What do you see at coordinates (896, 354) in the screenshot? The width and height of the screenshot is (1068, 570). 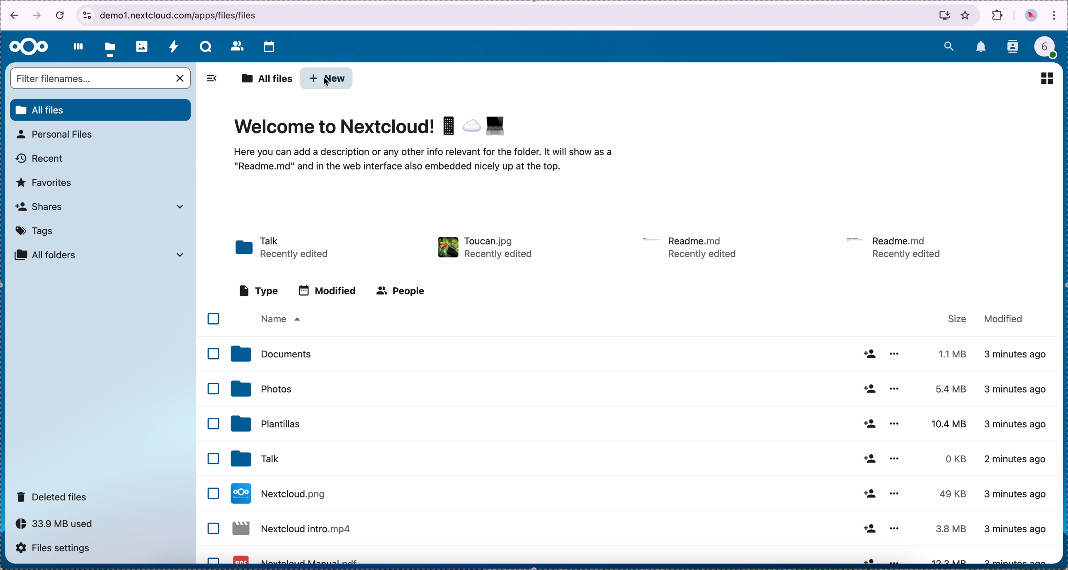 I see `more options` at bounding box center [896, 354].